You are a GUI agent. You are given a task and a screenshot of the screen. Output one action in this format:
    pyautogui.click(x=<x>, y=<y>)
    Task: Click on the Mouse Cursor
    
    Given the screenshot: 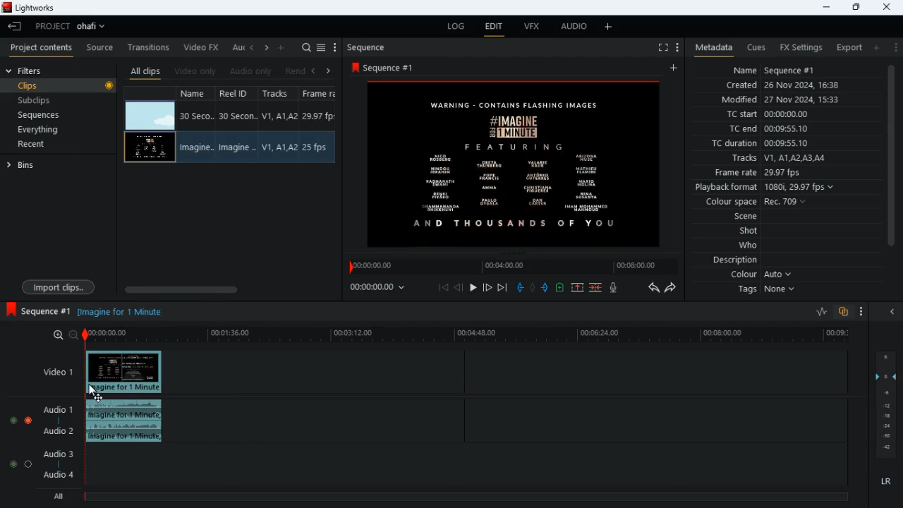 What is the action you would take?
    pyautogui.click(x=93, y=392)
    